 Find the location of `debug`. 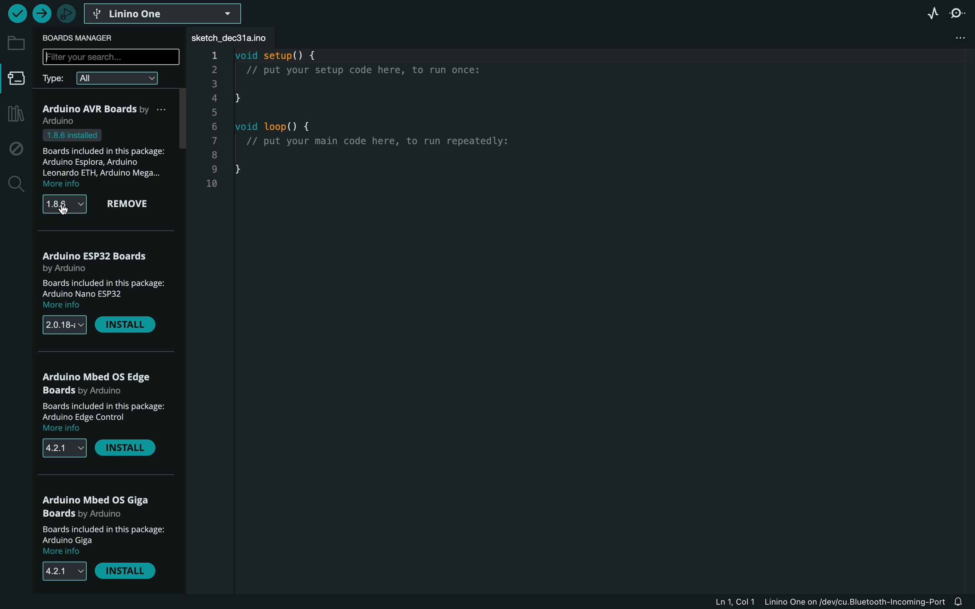

debug is located at coordinates (16, 149).